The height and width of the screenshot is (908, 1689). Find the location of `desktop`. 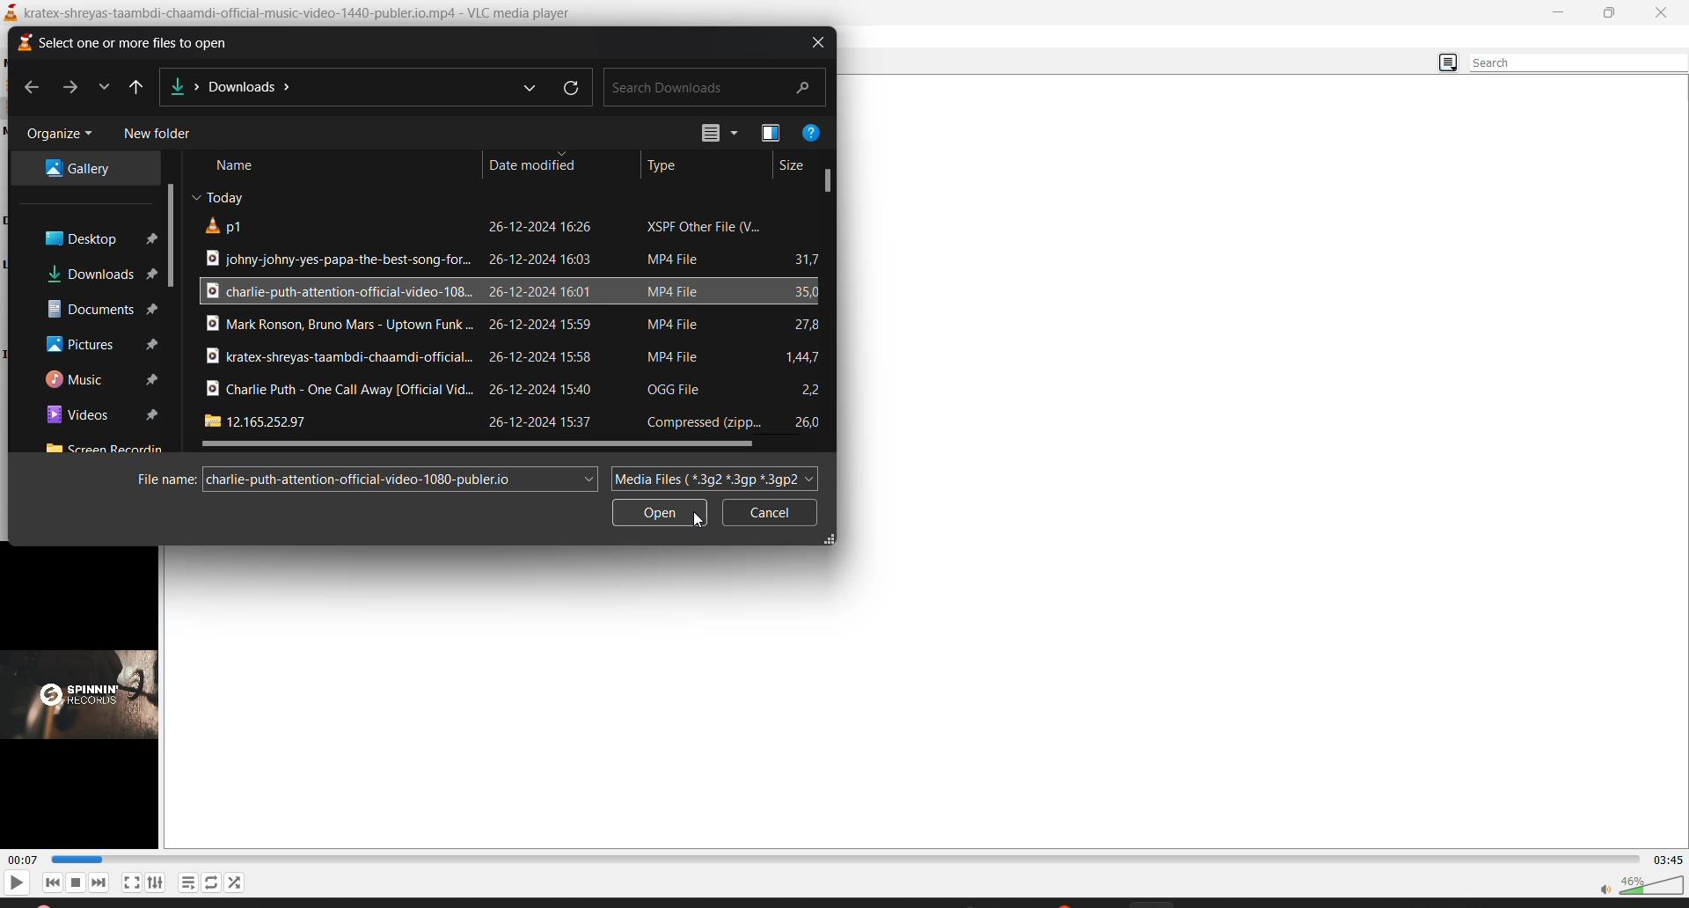

desktop is located at coordinates (99, 243).